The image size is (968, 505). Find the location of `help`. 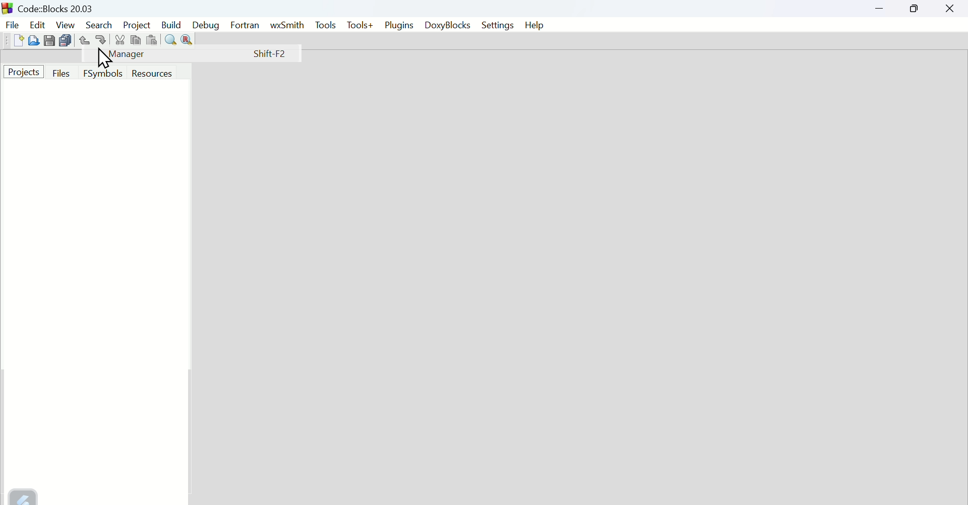

help is located at coordinates (534, 25).